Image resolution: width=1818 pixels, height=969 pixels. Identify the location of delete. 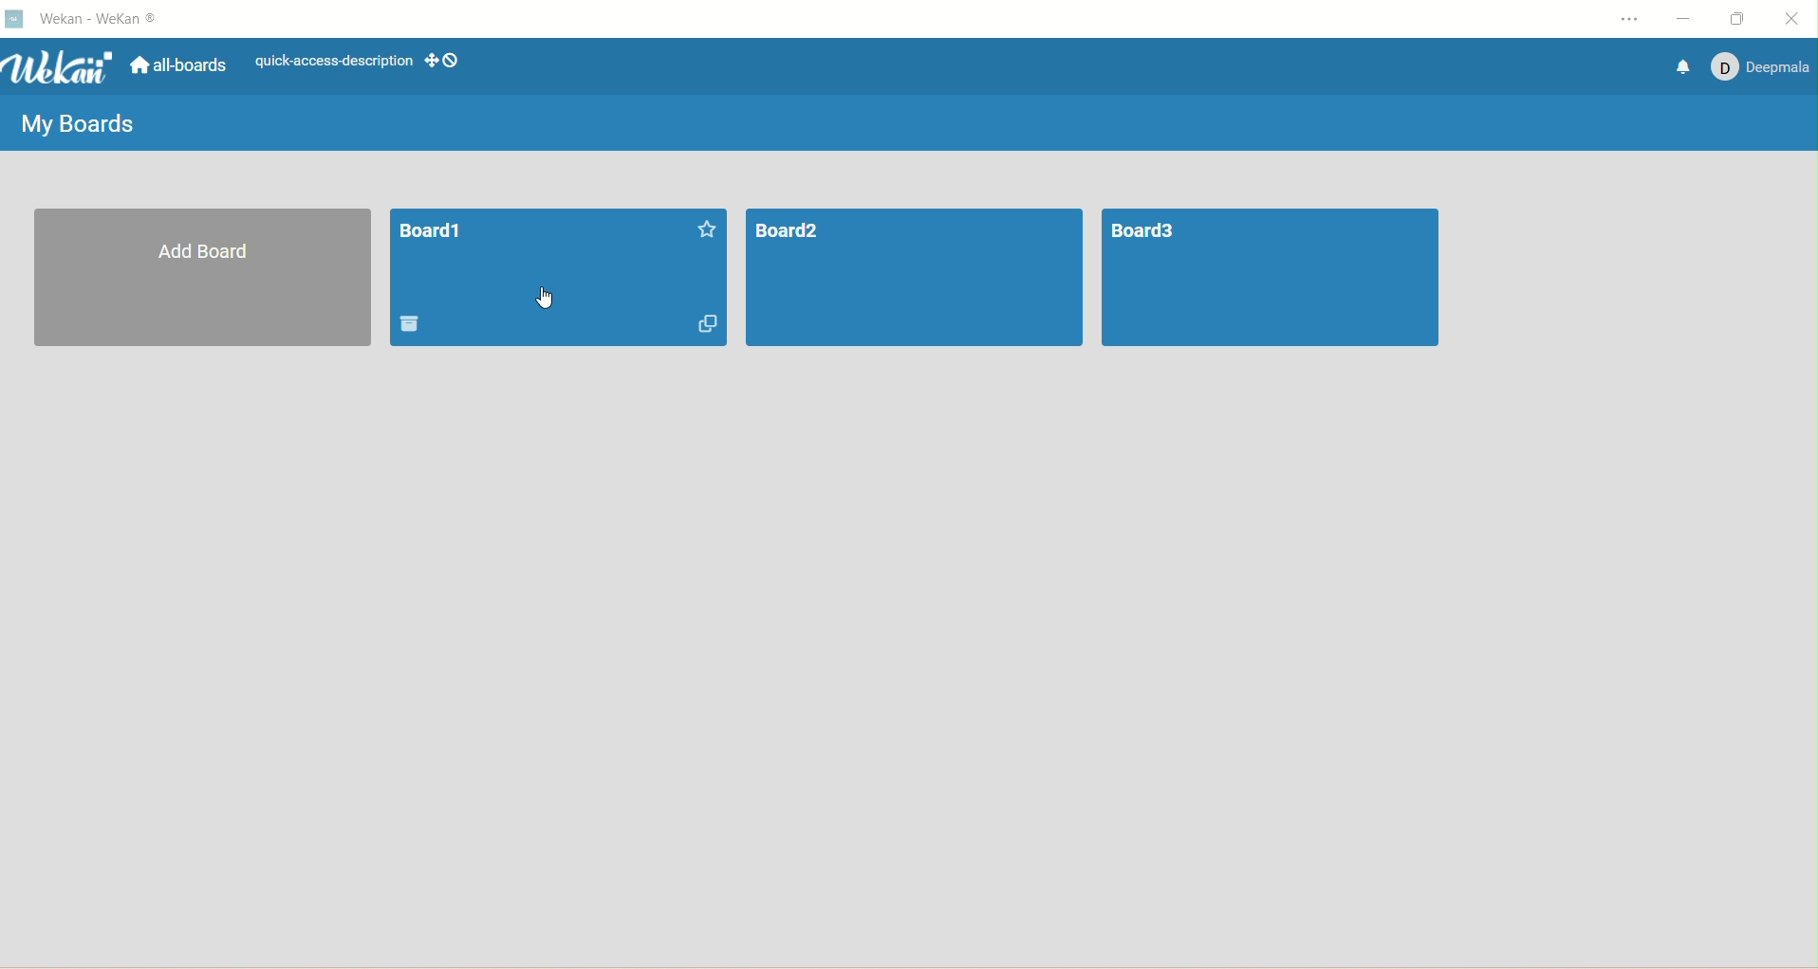
(410, 323).